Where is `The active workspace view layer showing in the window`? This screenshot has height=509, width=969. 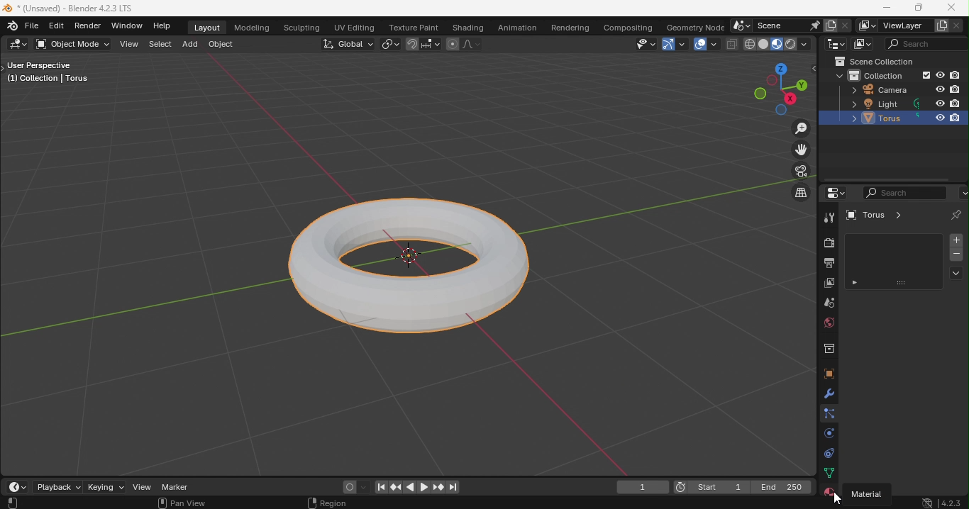 The active workspace view layer showing in the window is located at coordinates (865, 26).